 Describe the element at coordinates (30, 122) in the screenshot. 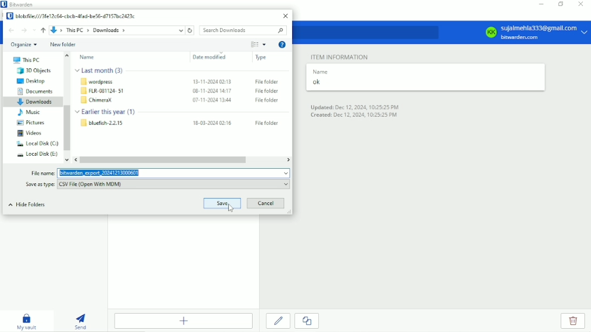

I see `Pictures` at that location.